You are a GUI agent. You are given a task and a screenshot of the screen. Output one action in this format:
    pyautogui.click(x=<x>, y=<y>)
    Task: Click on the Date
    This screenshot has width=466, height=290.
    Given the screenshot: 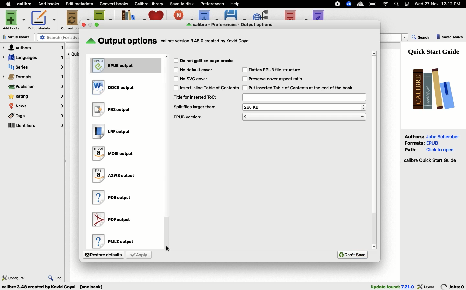 What is the action you would take?
    pyautogui.click(x=440, y=4)
    